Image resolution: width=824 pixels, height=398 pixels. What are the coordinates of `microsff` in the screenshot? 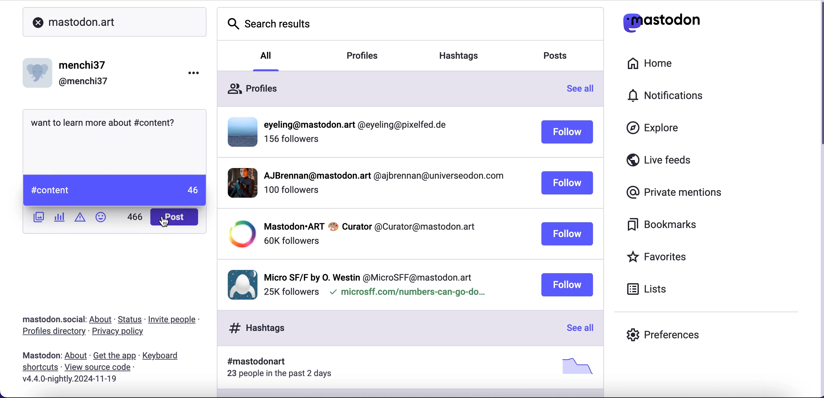 It's located at (407, 294).